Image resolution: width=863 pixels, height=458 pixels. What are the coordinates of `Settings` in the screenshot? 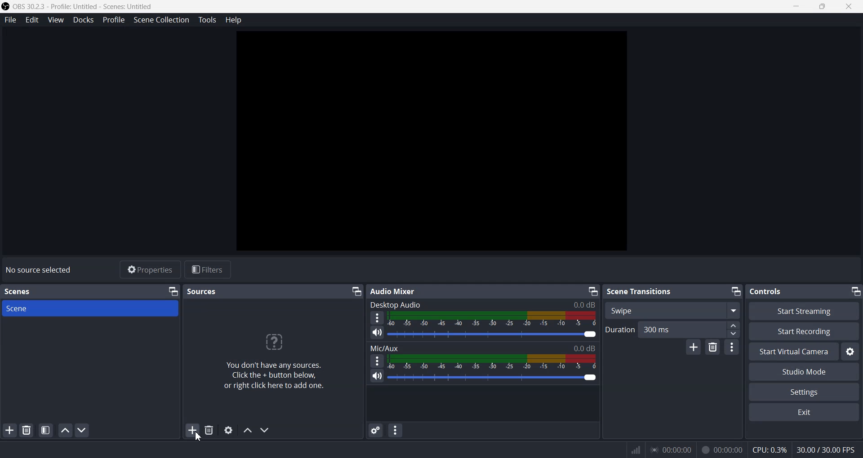 It's located at (804, 392).